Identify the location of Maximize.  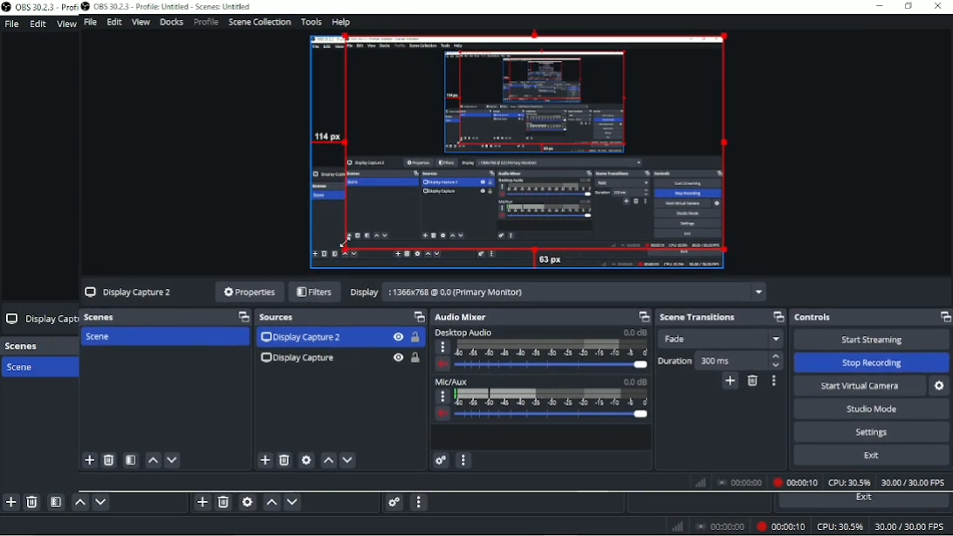
(944, 318).